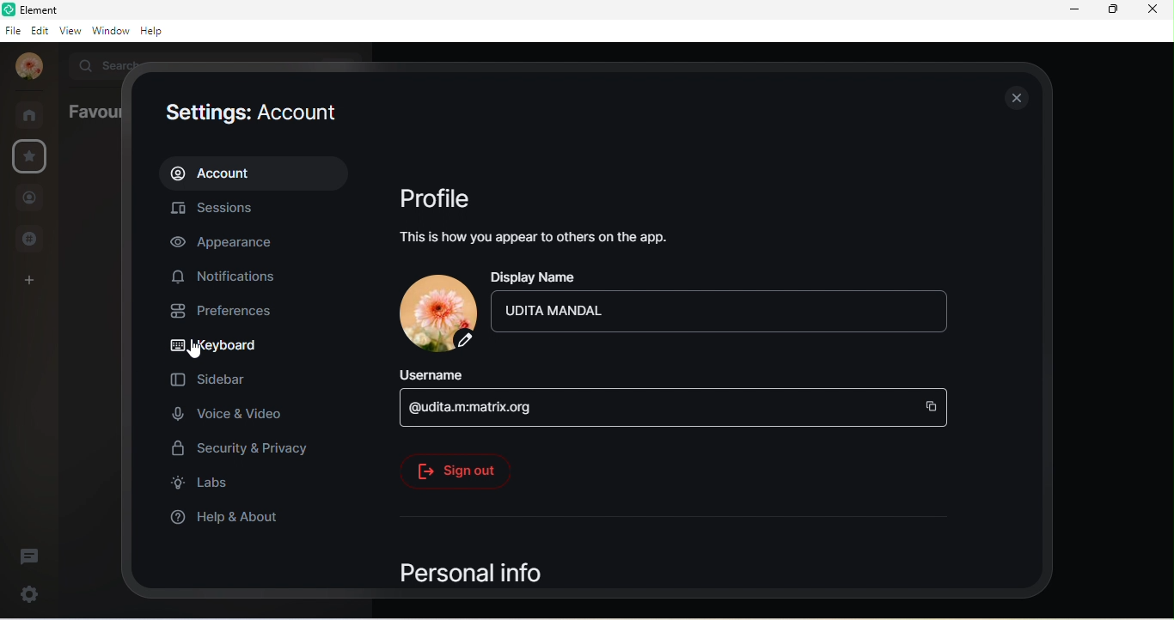 This screenshot has height=620, width=1174. I want to click on sidebar, so click(207, 380).